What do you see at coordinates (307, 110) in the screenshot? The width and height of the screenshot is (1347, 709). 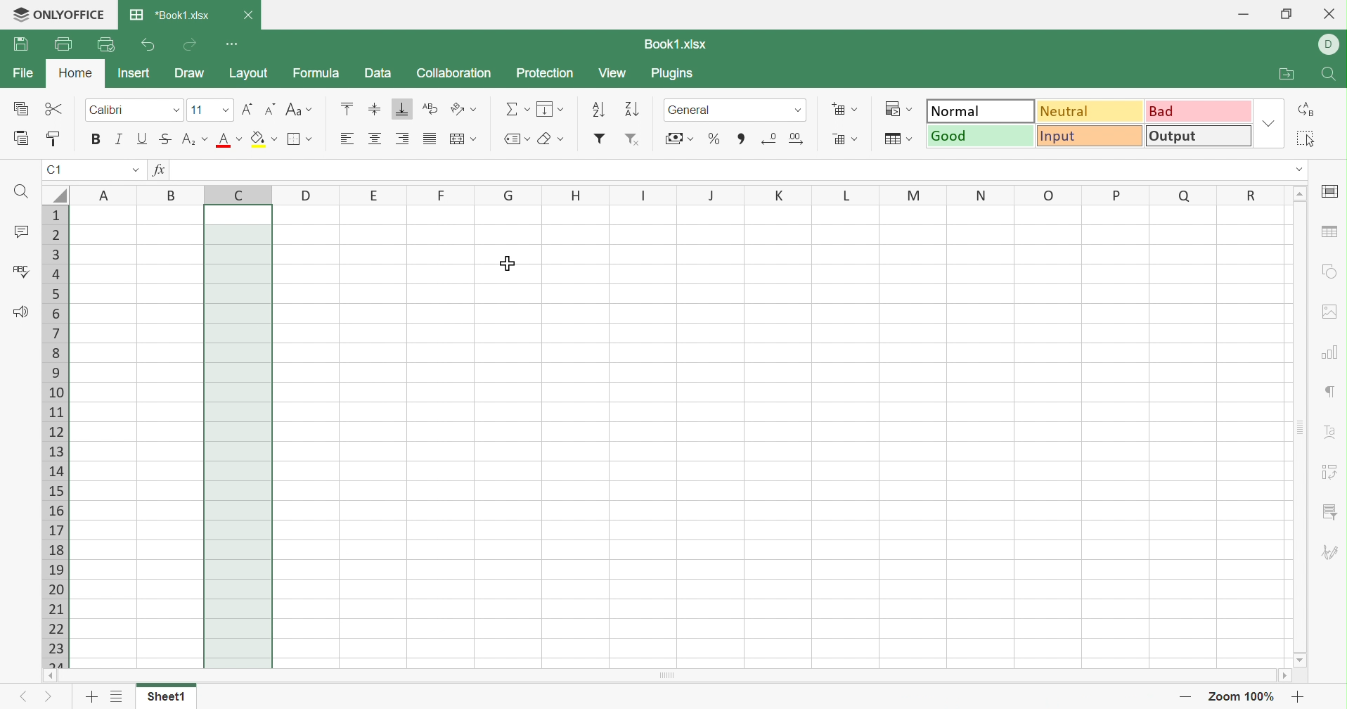 I see `Drop Down` at bounding box center [307, 110].